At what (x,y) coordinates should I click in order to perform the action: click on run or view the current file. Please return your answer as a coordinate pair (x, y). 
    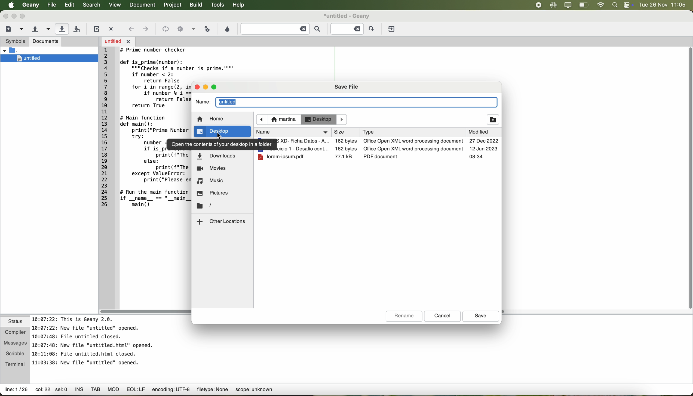
    Looking at the image, I should click on (208, 29).